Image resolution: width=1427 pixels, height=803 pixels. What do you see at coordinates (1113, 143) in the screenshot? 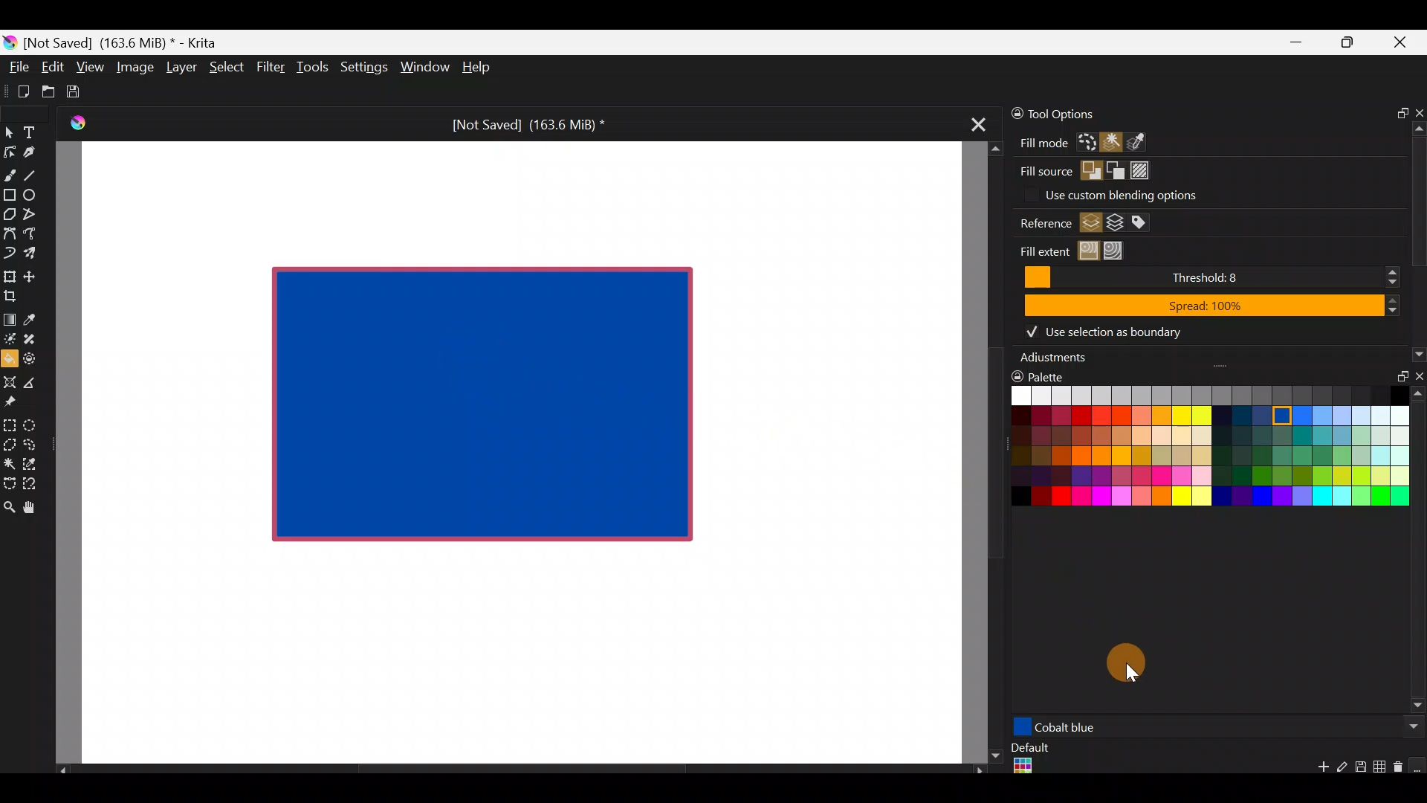
I see `Fill a contiguous region` at bounding box center [1113, 143].